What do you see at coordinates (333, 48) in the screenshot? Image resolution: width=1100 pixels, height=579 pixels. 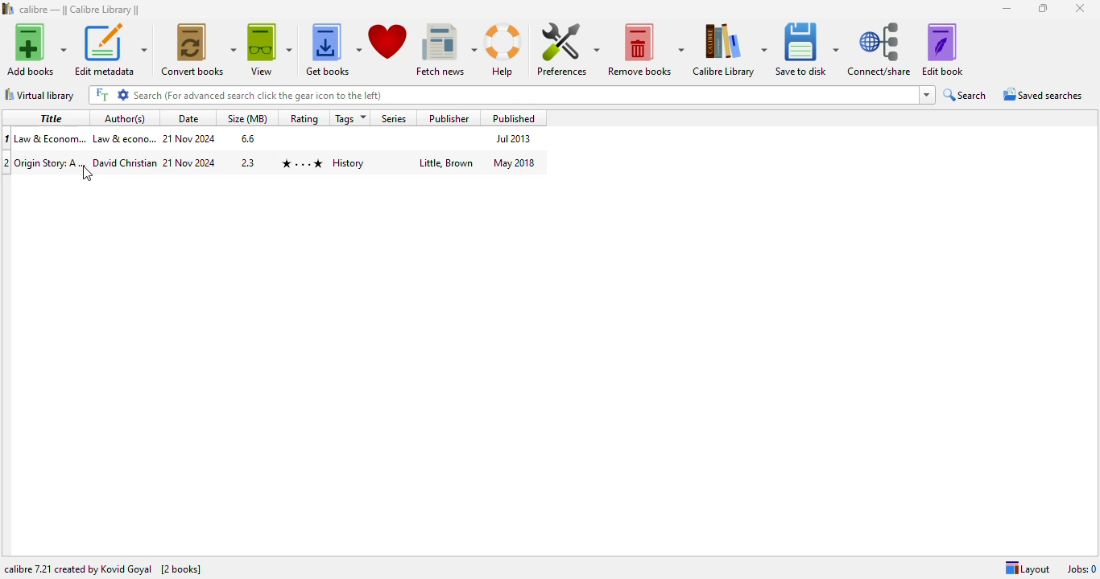 I see `get books` at bounding box center [333, 48].